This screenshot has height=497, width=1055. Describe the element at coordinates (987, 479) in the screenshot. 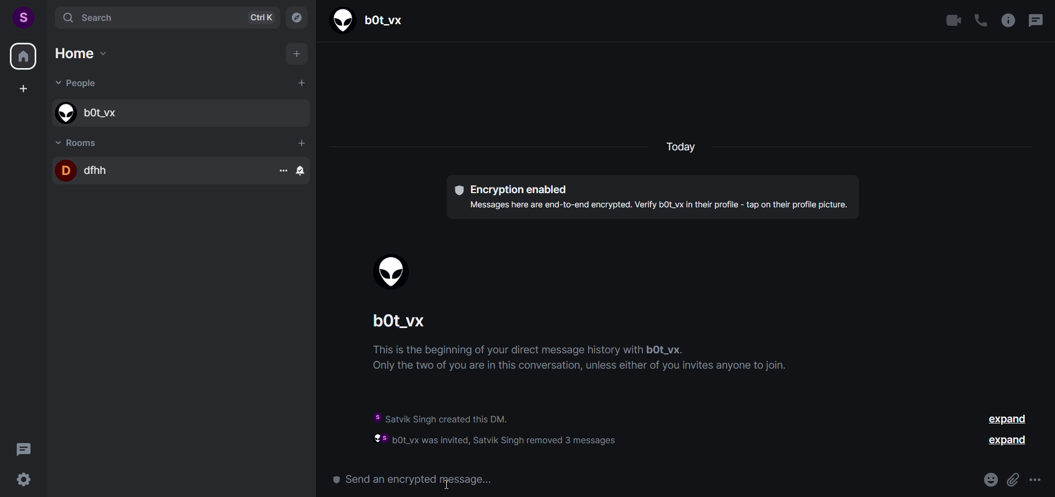

I see `emoji` at that location.